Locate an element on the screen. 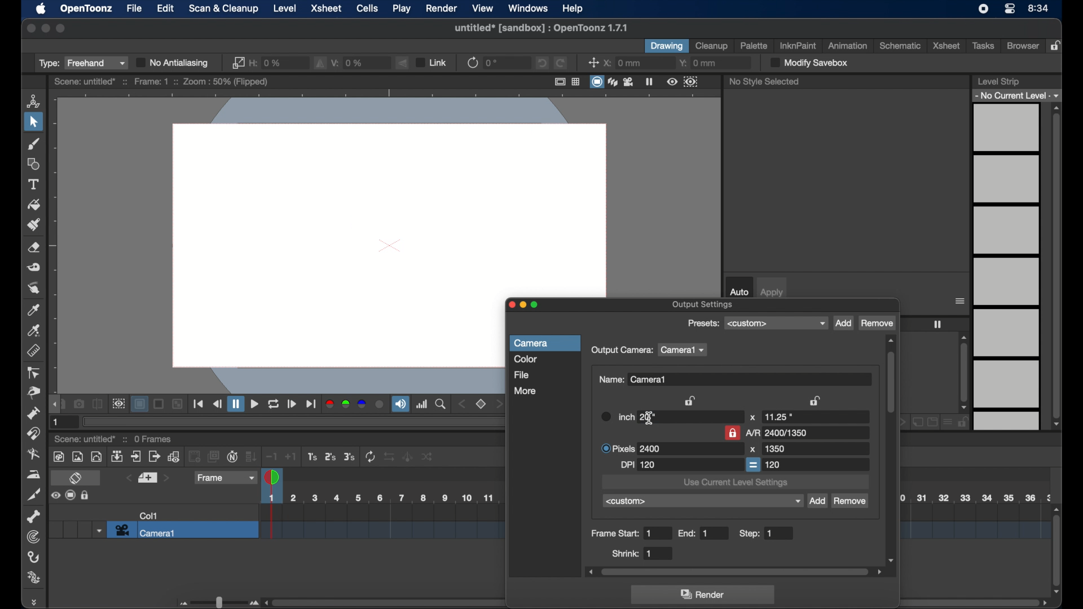  scene scale is located at coordinates (976, 497).